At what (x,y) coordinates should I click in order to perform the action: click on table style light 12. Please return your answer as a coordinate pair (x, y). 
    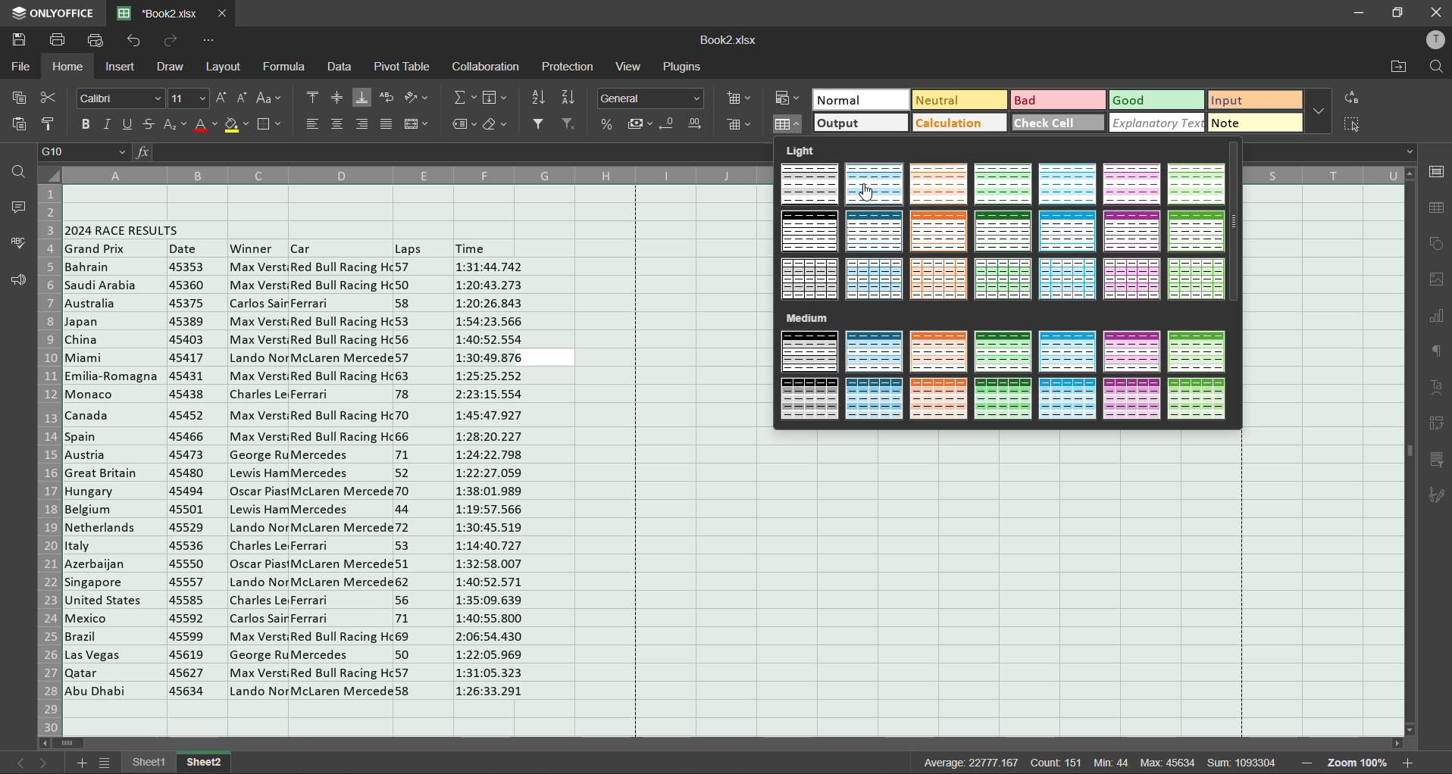
    Looking at the image, I should click on (1069, 233).